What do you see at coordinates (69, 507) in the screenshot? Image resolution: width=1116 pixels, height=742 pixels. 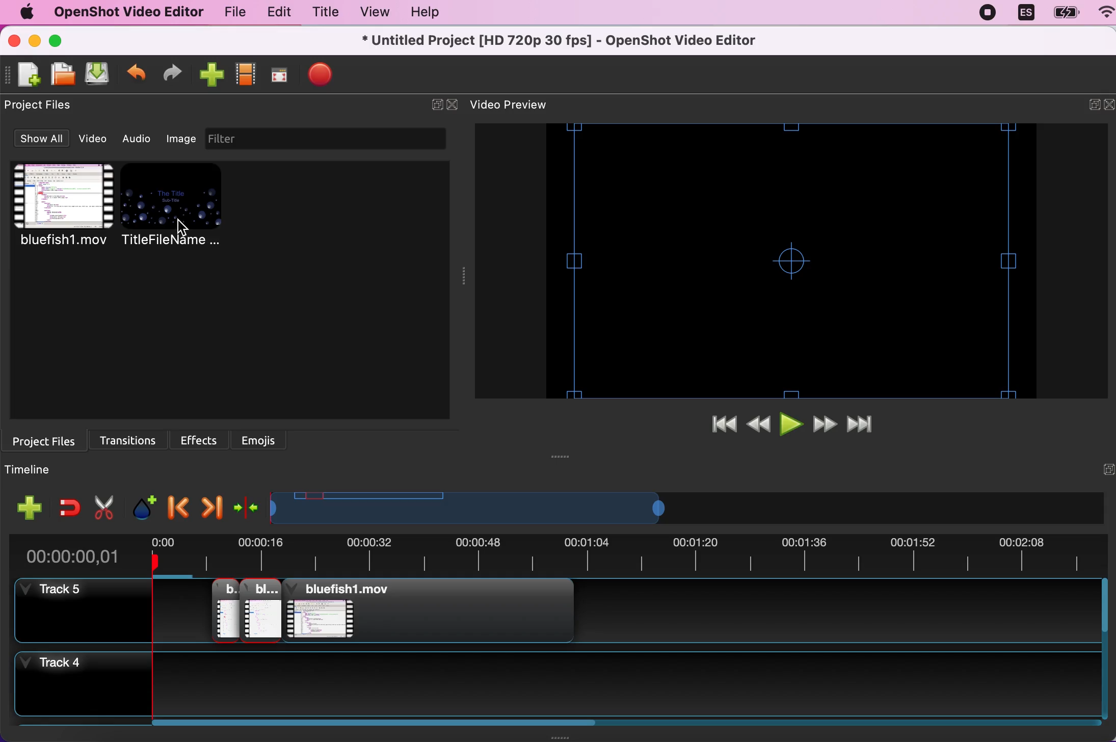 I see `enable snapping` at bounding box center [69, 507].